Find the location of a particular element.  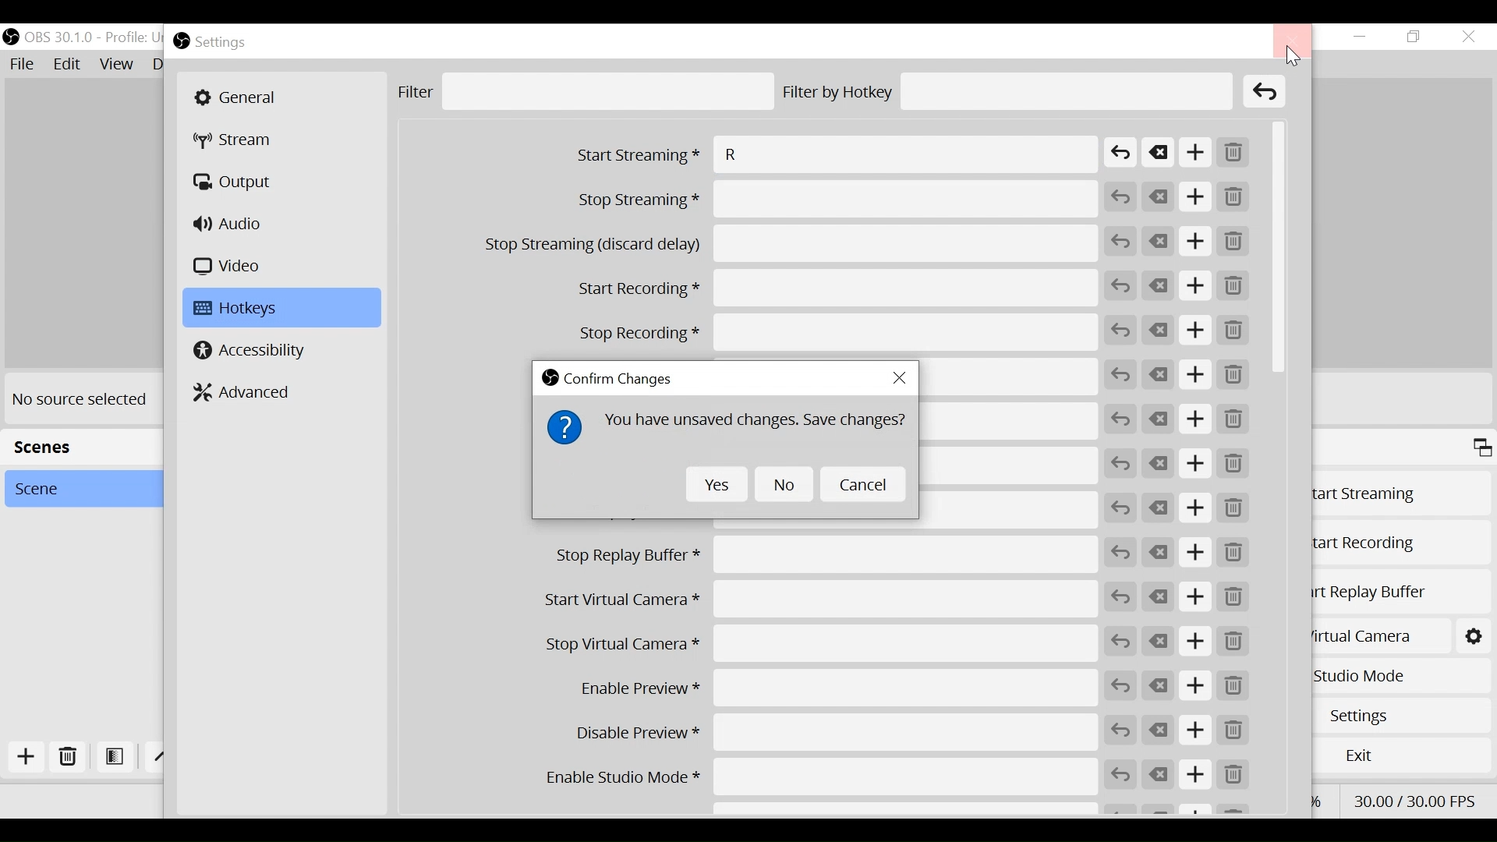

Remove is located at coordinates (1234, 509).